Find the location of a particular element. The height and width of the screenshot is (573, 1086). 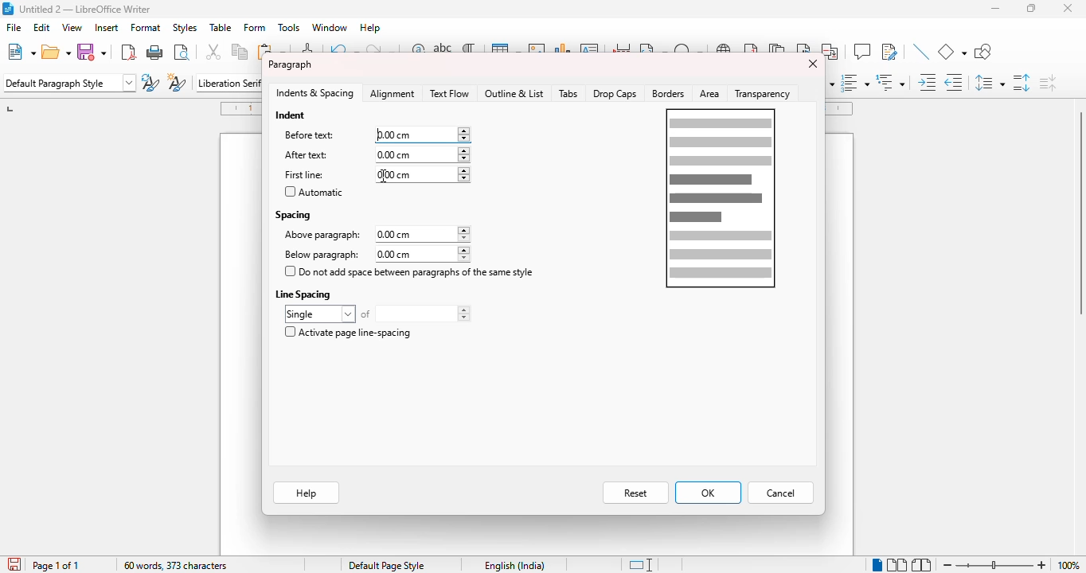

toggle print preview is located at coordinates (182, 52).